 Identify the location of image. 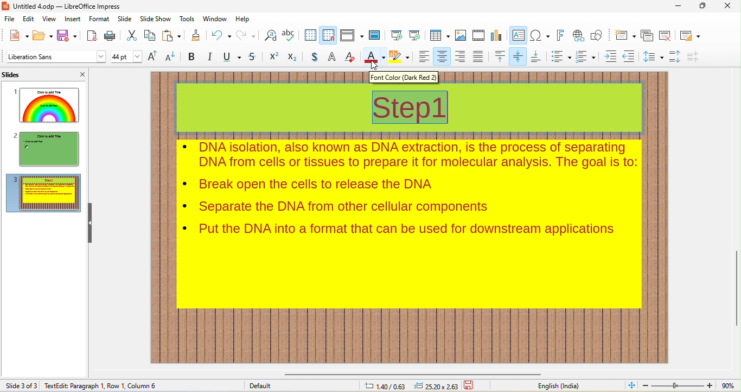
(460, 35).